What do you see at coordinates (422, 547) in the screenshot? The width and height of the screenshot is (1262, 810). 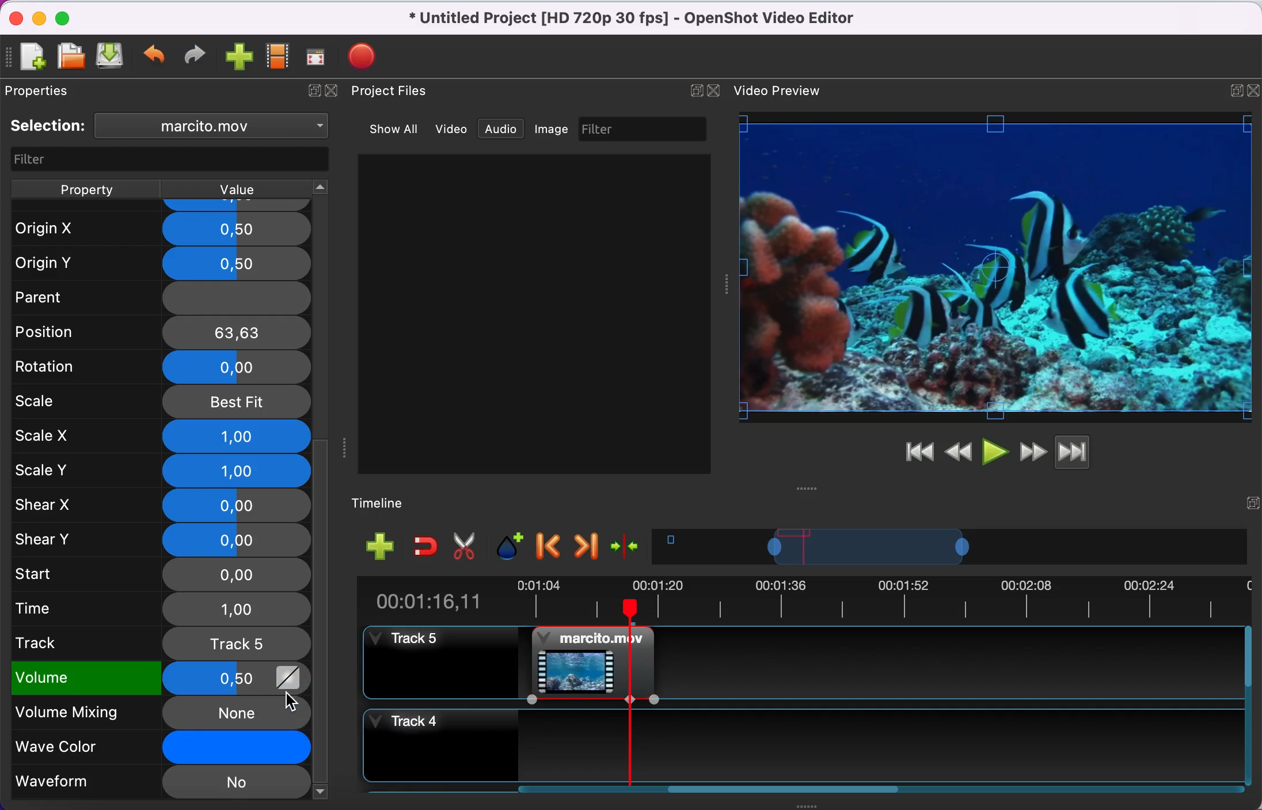 I see `enable snapping` at bounding box center [422, 547].